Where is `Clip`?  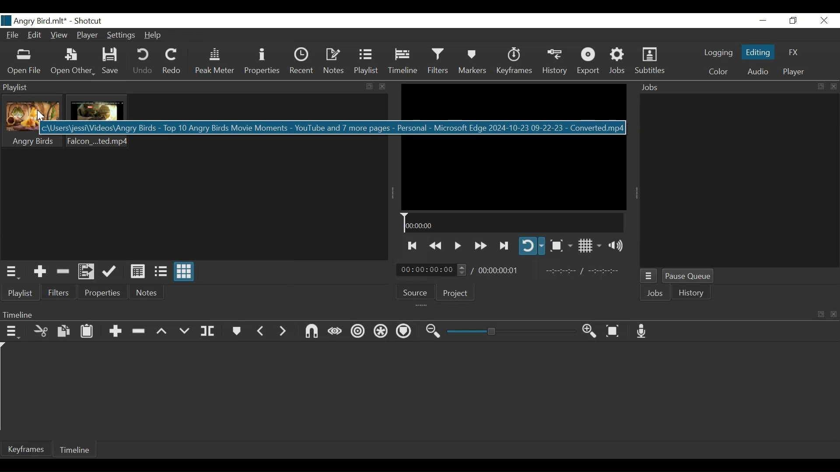 Clip is located at coordinates (31, 121).